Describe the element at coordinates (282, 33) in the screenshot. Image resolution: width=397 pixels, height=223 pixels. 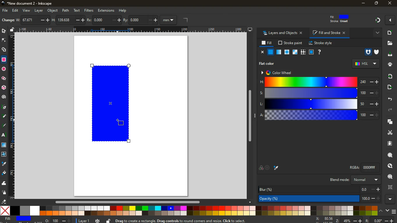
I see `layers and objects` at that location.